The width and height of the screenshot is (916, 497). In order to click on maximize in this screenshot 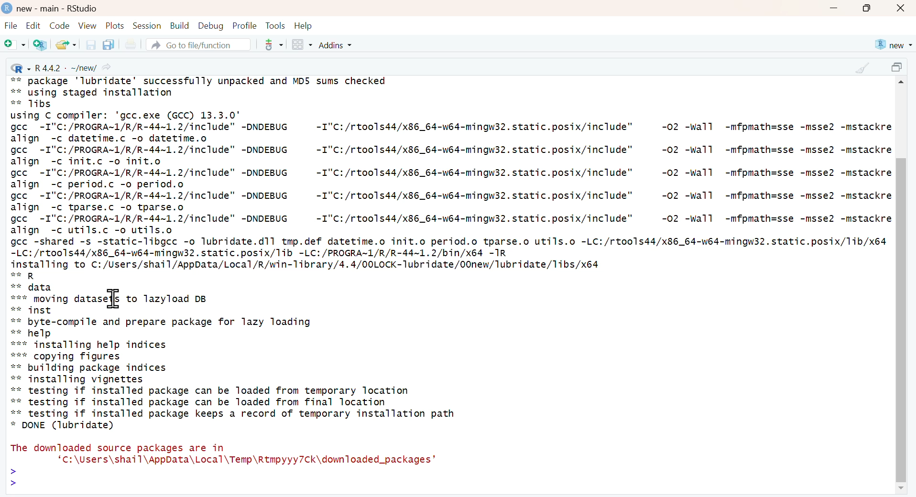, I will do `click(867, 8)`.